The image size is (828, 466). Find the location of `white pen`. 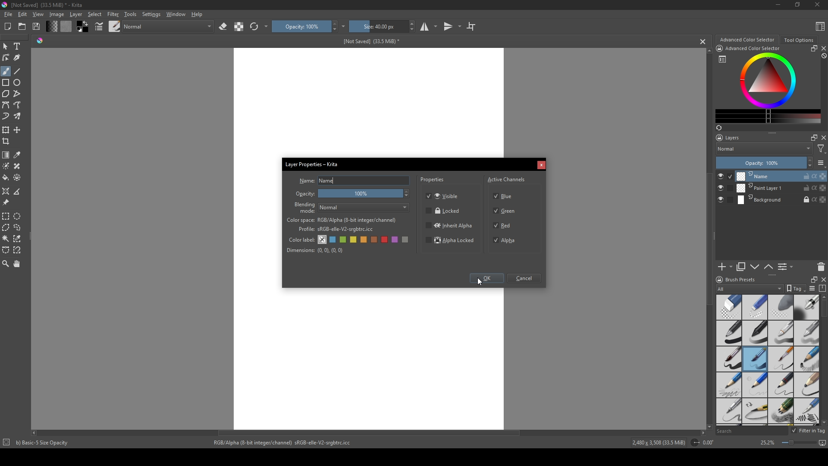

white pen is located at coordinates (781, 333).